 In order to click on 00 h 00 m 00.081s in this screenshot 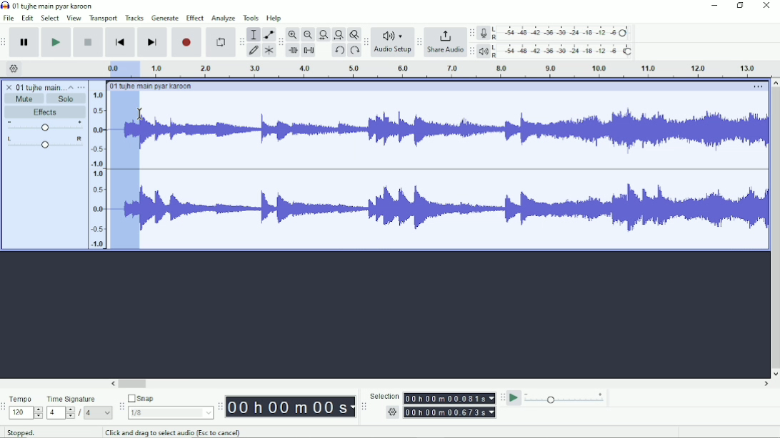, I will do `click(449, 398)`.